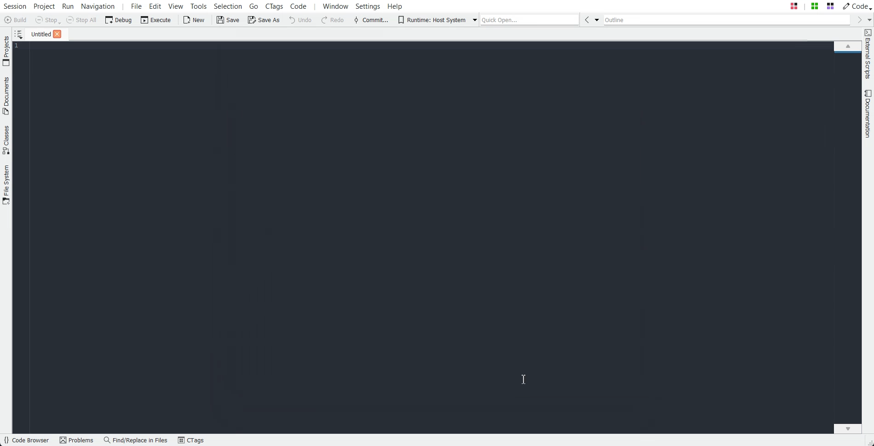 The width and height of the screenshot is (874, 446). What do you see at coordinates (858, 20) in the screenshot?
I see `Go forward` at bounding box center [858, 20].